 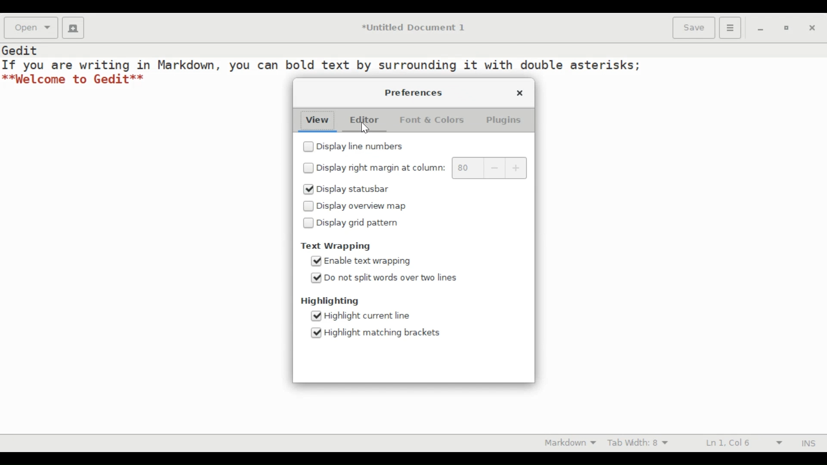 I want to click on INS, so click(x=809, y=444).